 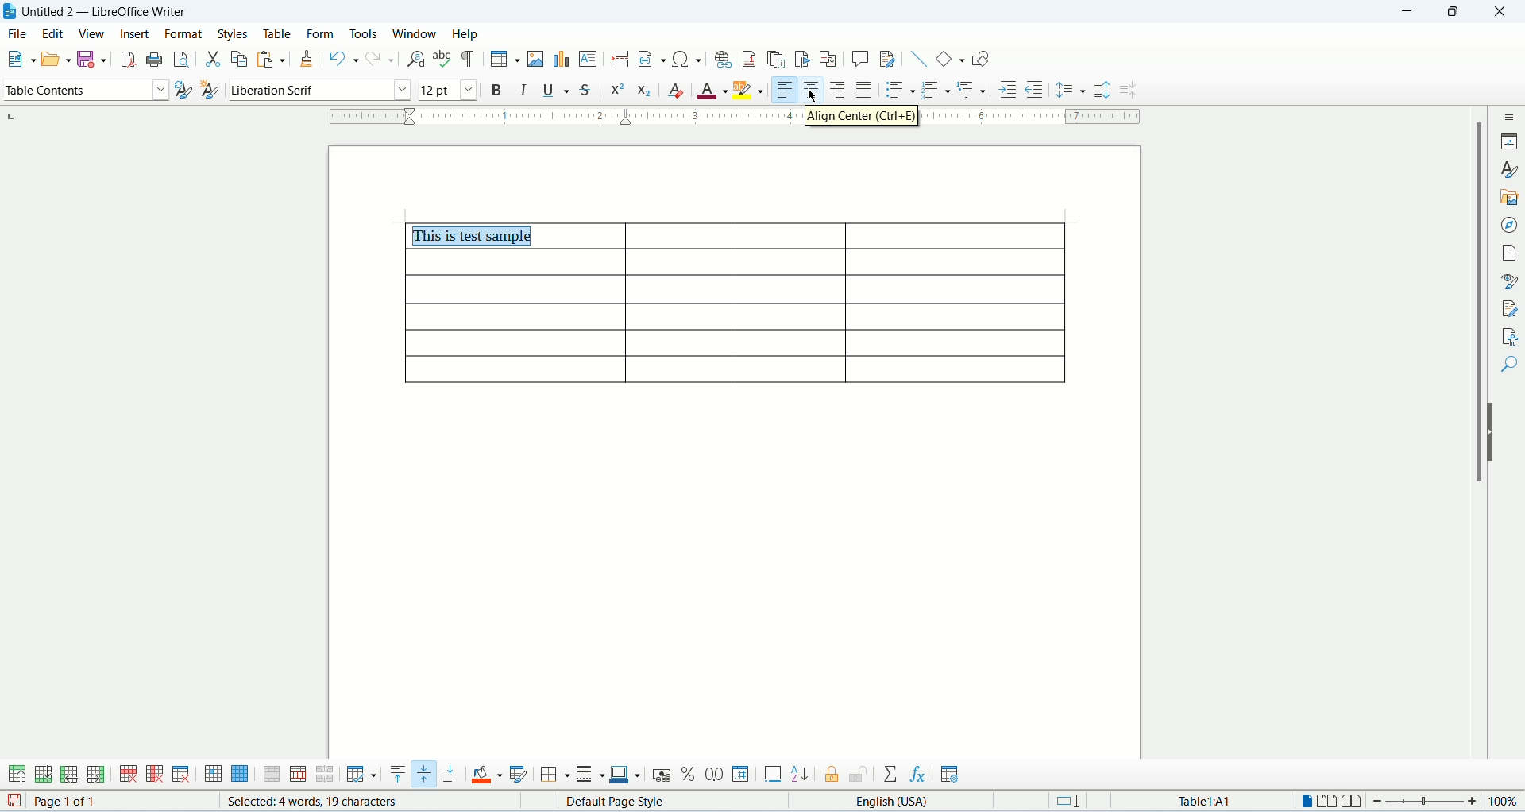 What do you see at coordinates (10, 11) in the screenshot?
I see `appliction icon` at bounding box center [10, 11].